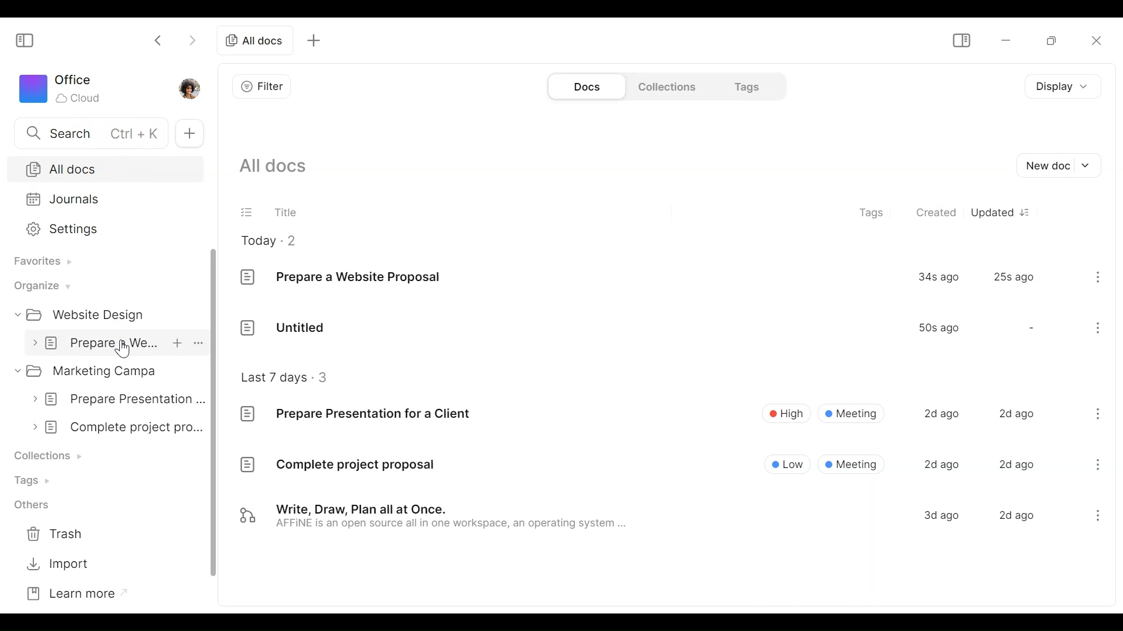 This screenshot has width=1123, height=631. What do you see at coordinates (106, 169) in the screenshot?
I see `All Documents` at bounding box center [106, 169].